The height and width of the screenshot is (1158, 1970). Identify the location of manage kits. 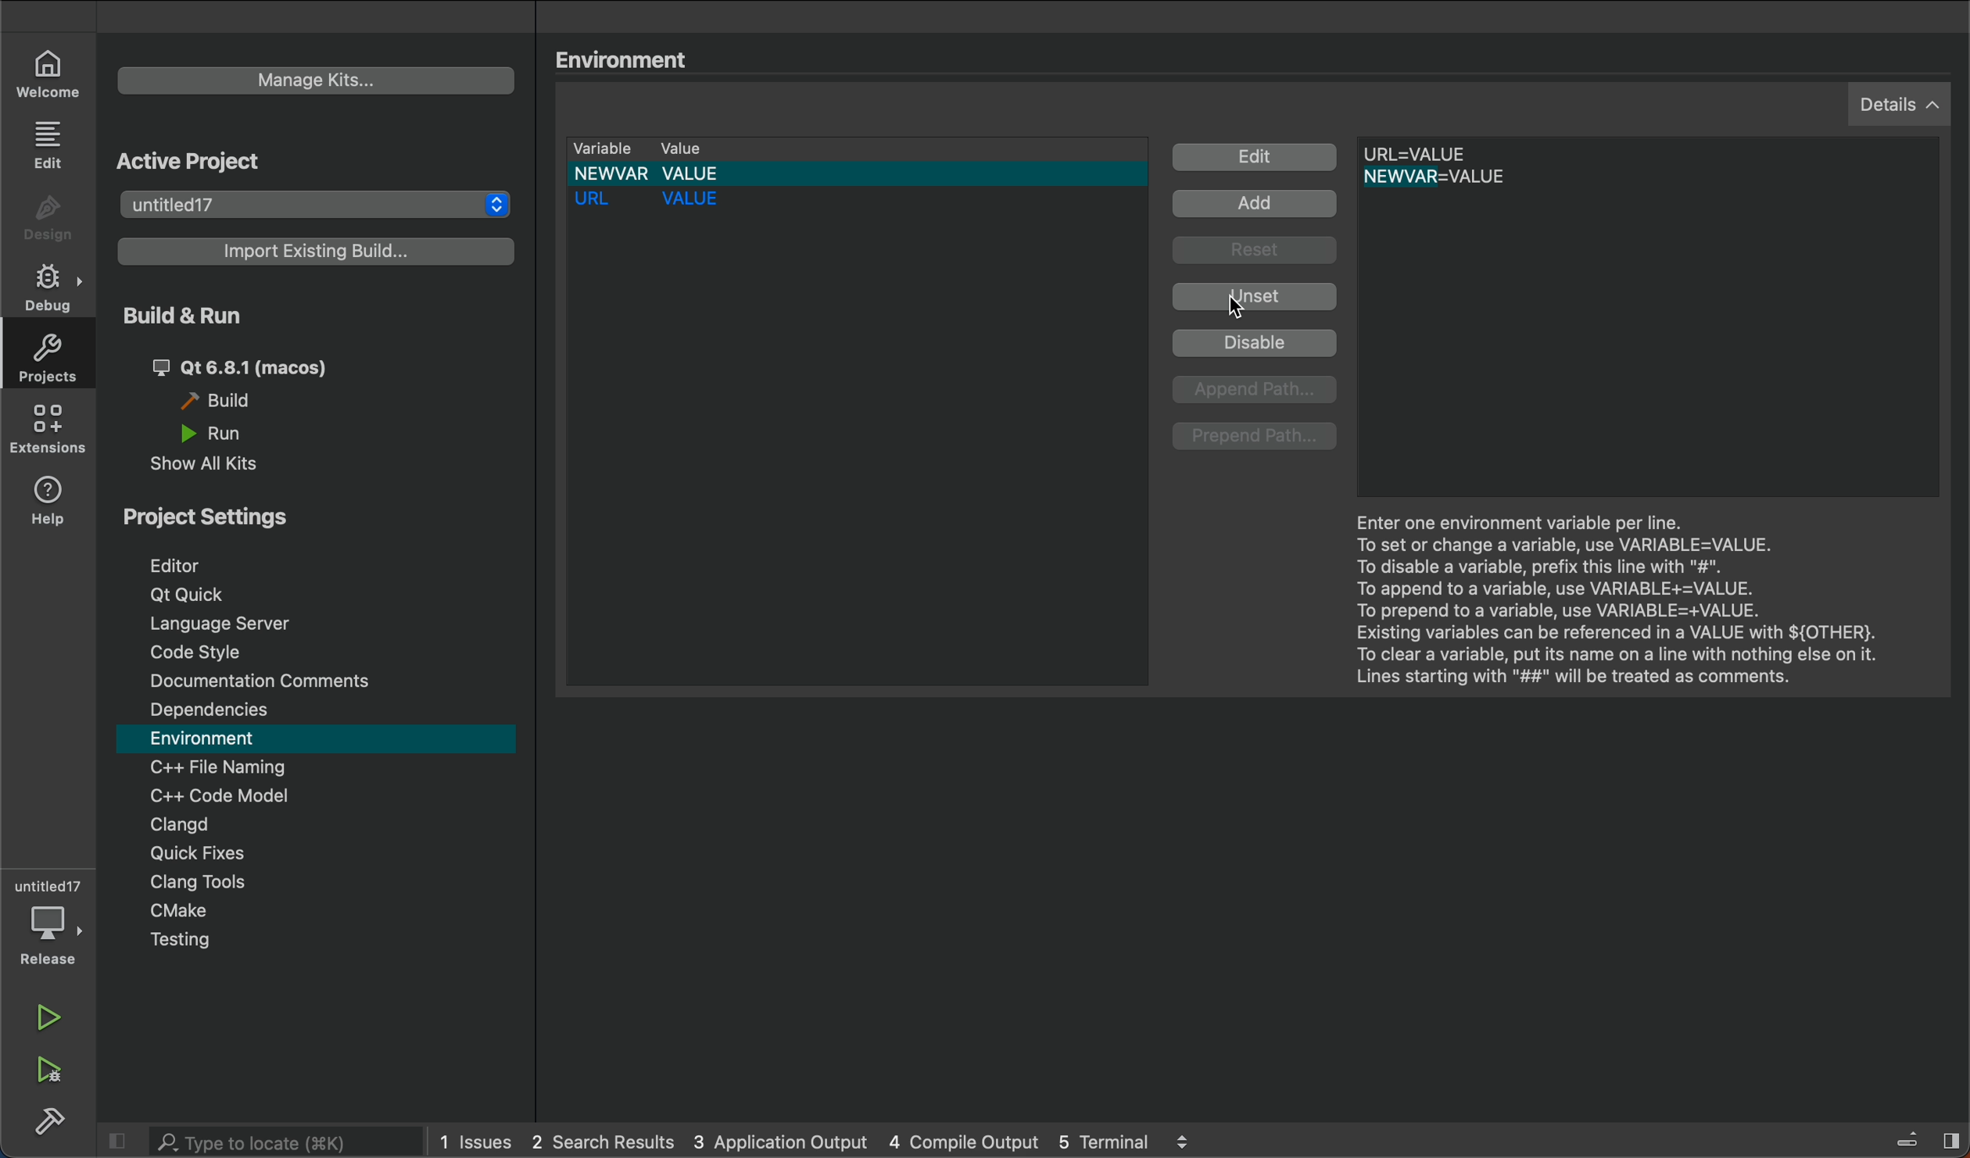
(288, 81).